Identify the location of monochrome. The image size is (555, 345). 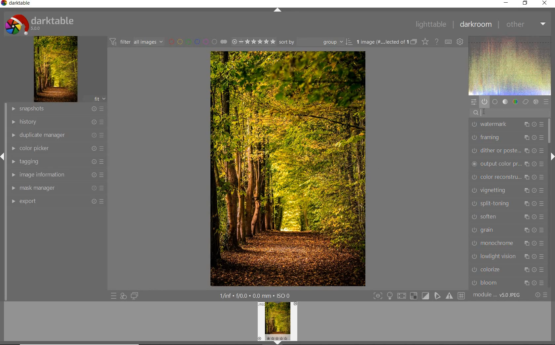
(509, 243).